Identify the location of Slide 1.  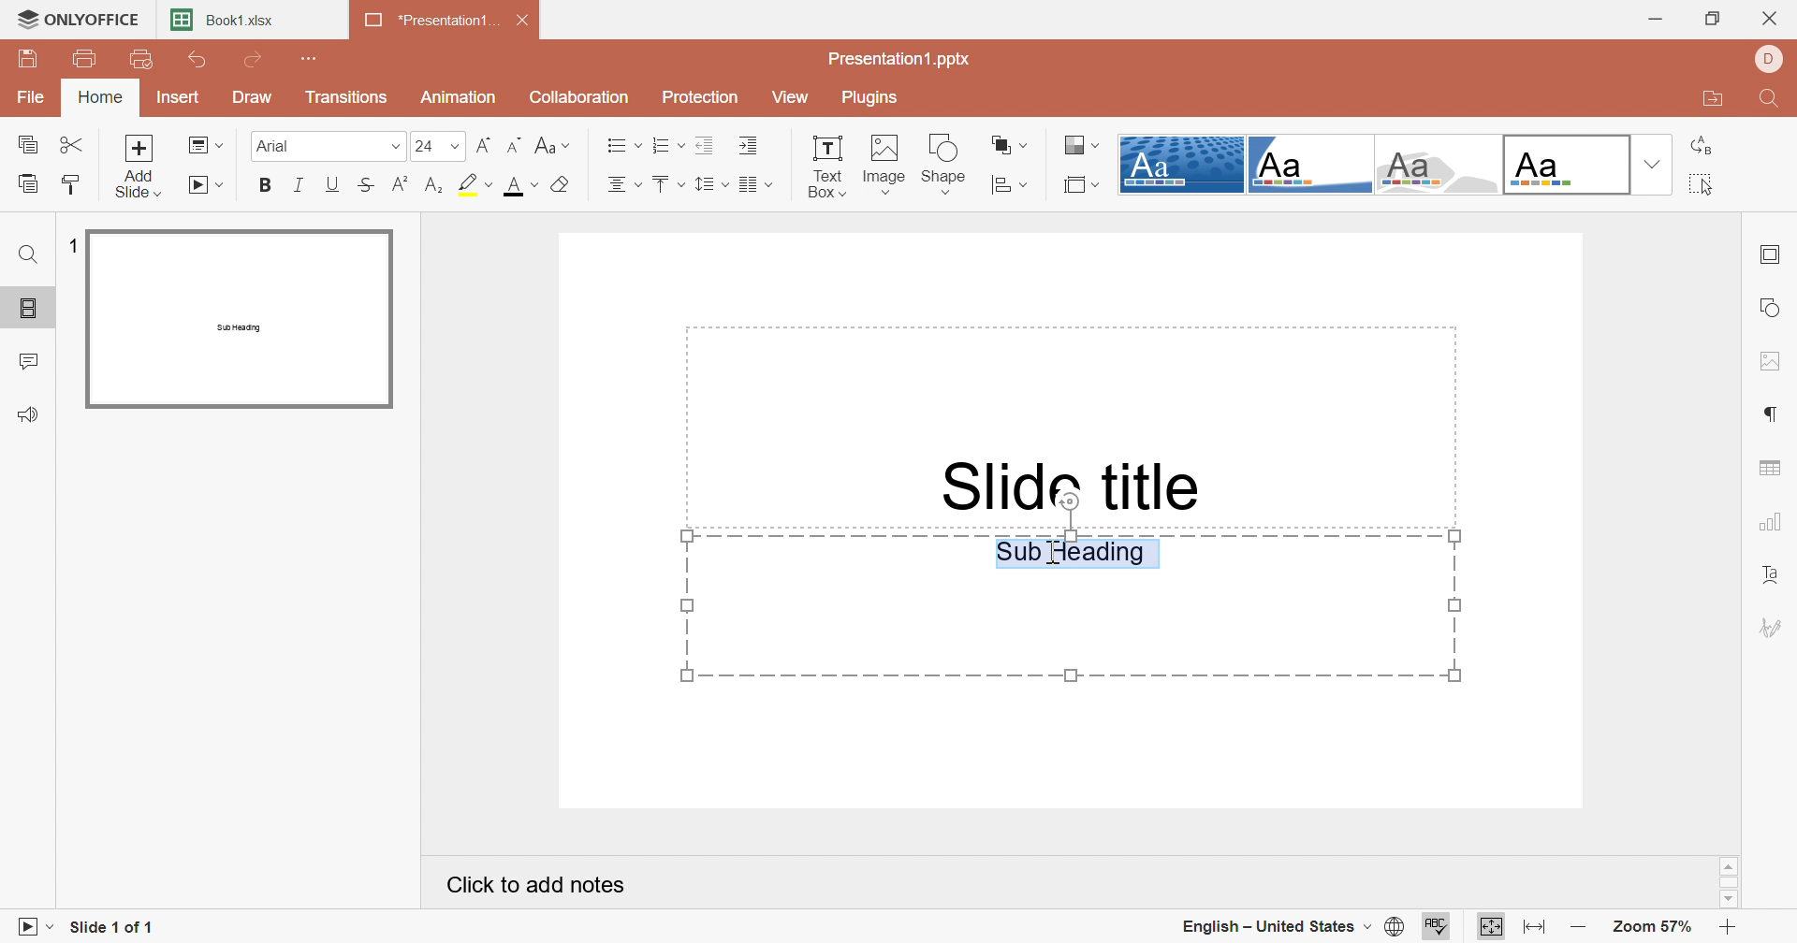
(240, 319).